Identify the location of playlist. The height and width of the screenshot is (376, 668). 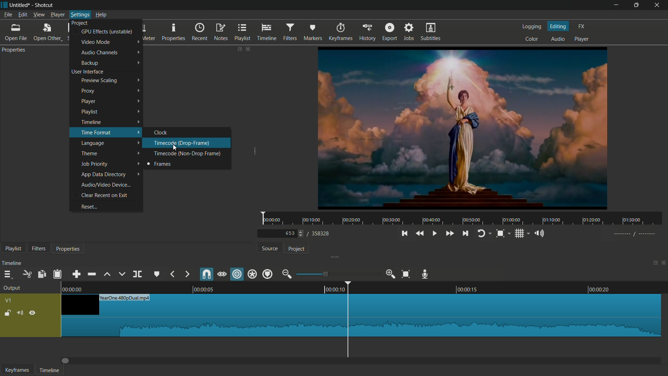
(14, 248).